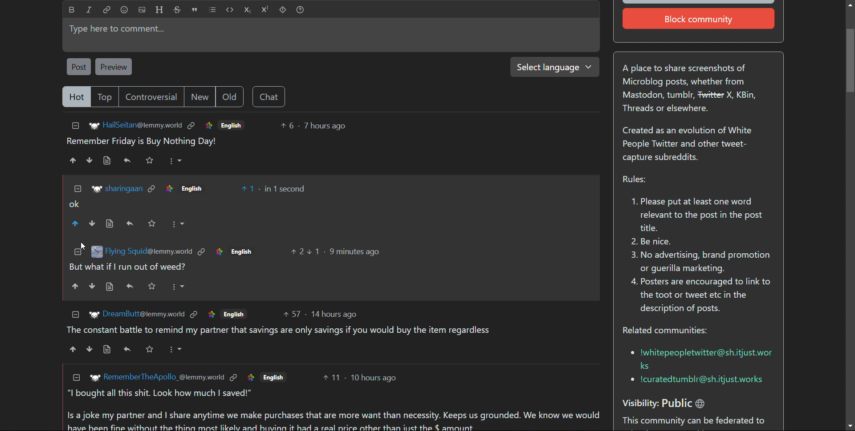 This screenshot has width=855, height=431. What do you see at coordinates (180, 223) in the screenshot?
I see `more` at bounding box center [180, 223].